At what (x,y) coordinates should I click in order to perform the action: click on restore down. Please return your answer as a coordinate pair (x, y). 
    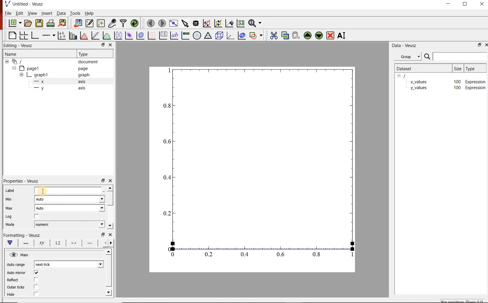
    Looking at the image, I should click on (103, 44).